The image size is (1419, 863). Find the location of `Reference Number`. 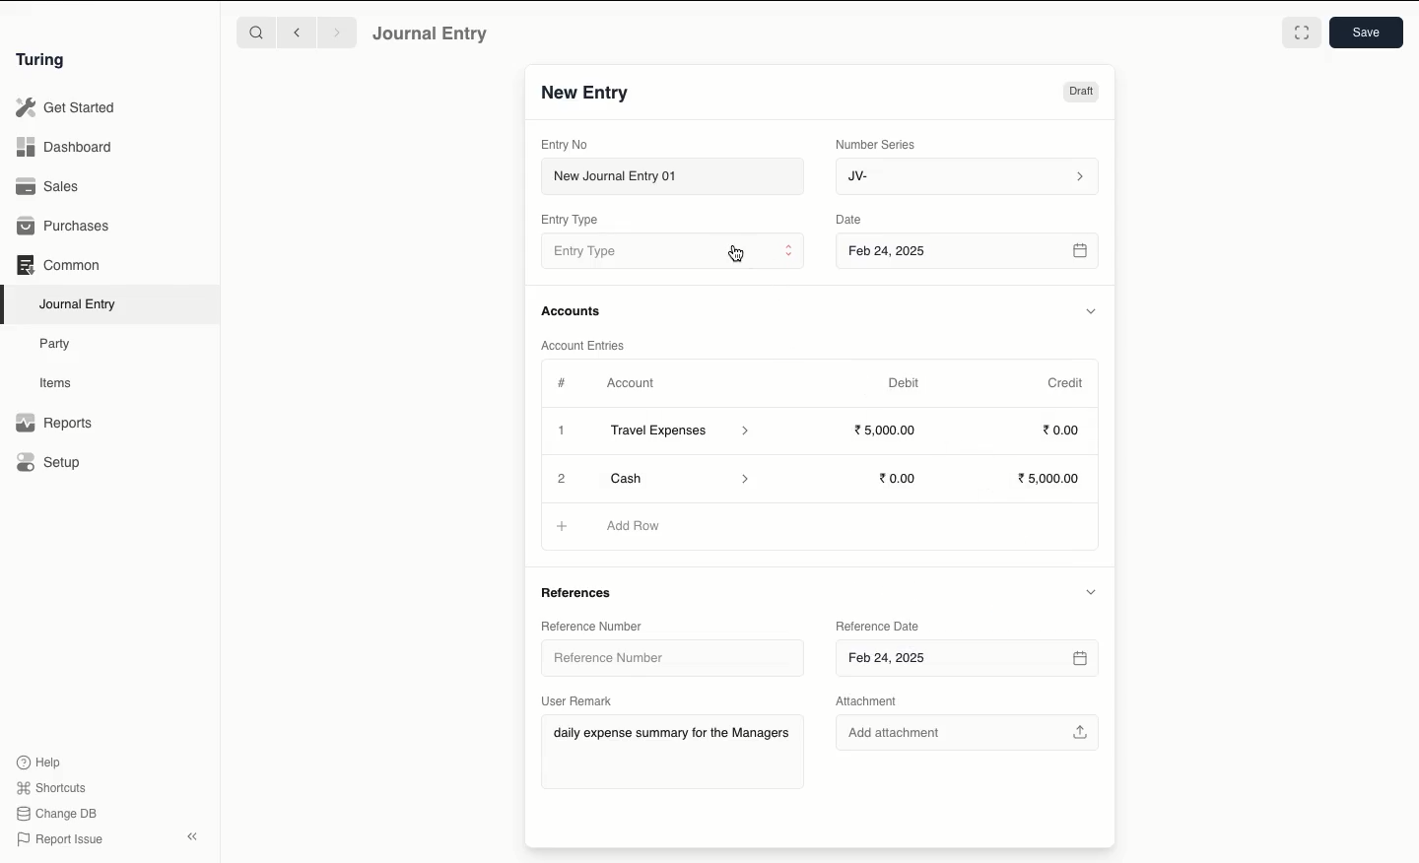

Reference Number is located at coordinates (660, 656).